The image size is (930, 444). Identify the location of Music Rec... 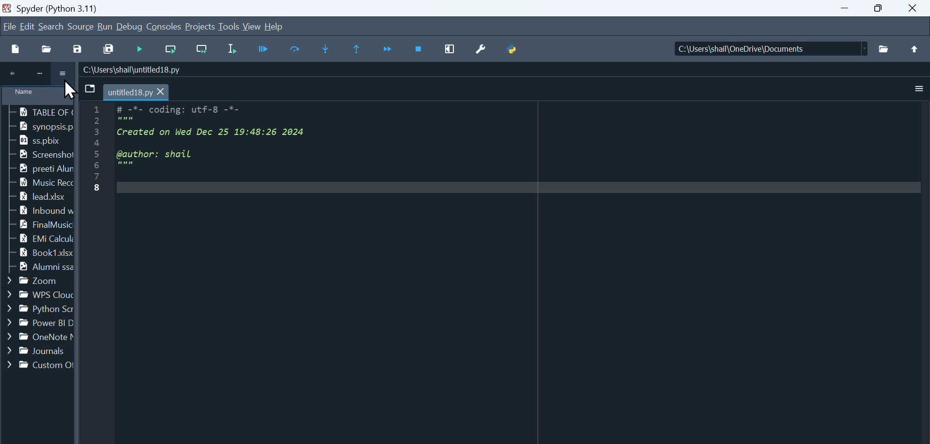
(36, 182).